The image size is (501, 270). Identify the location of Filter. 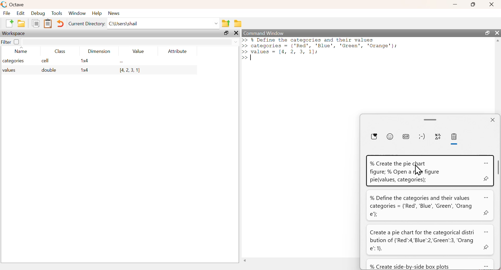
(11, 41).